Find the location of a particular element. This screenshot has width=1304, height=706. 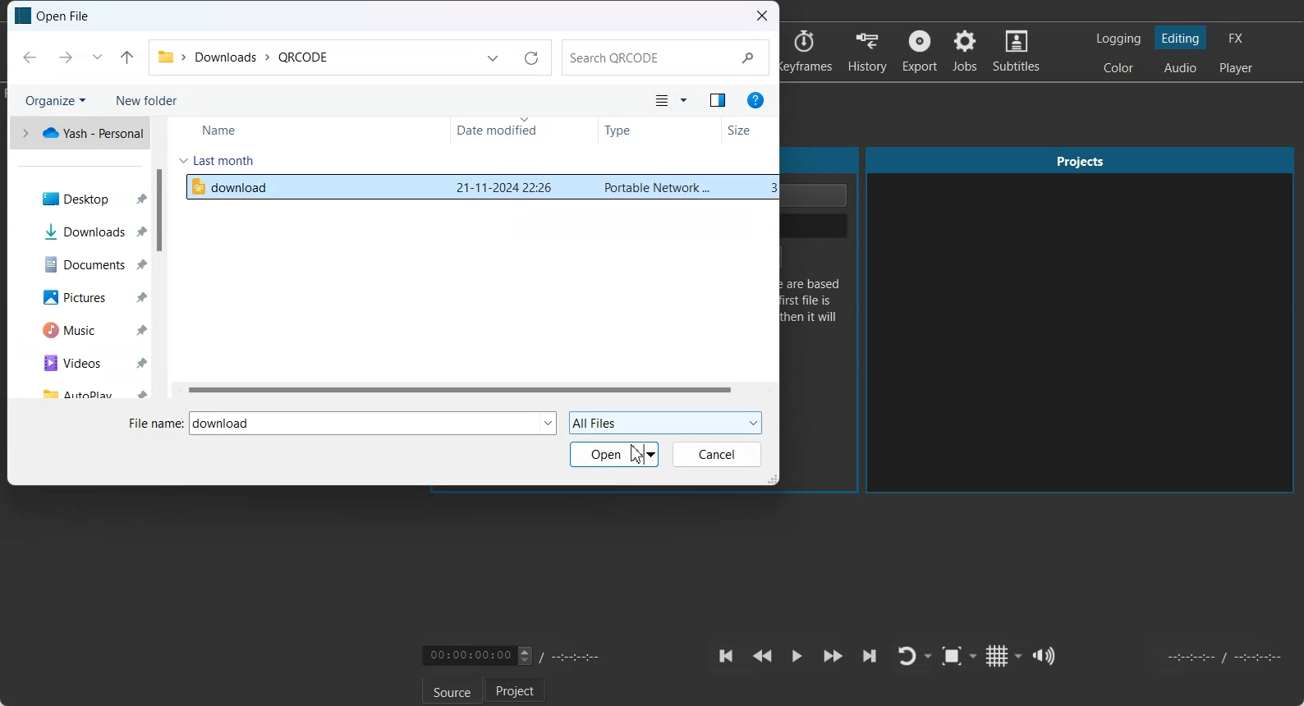

Change your view is located at coordinates (659, 100).